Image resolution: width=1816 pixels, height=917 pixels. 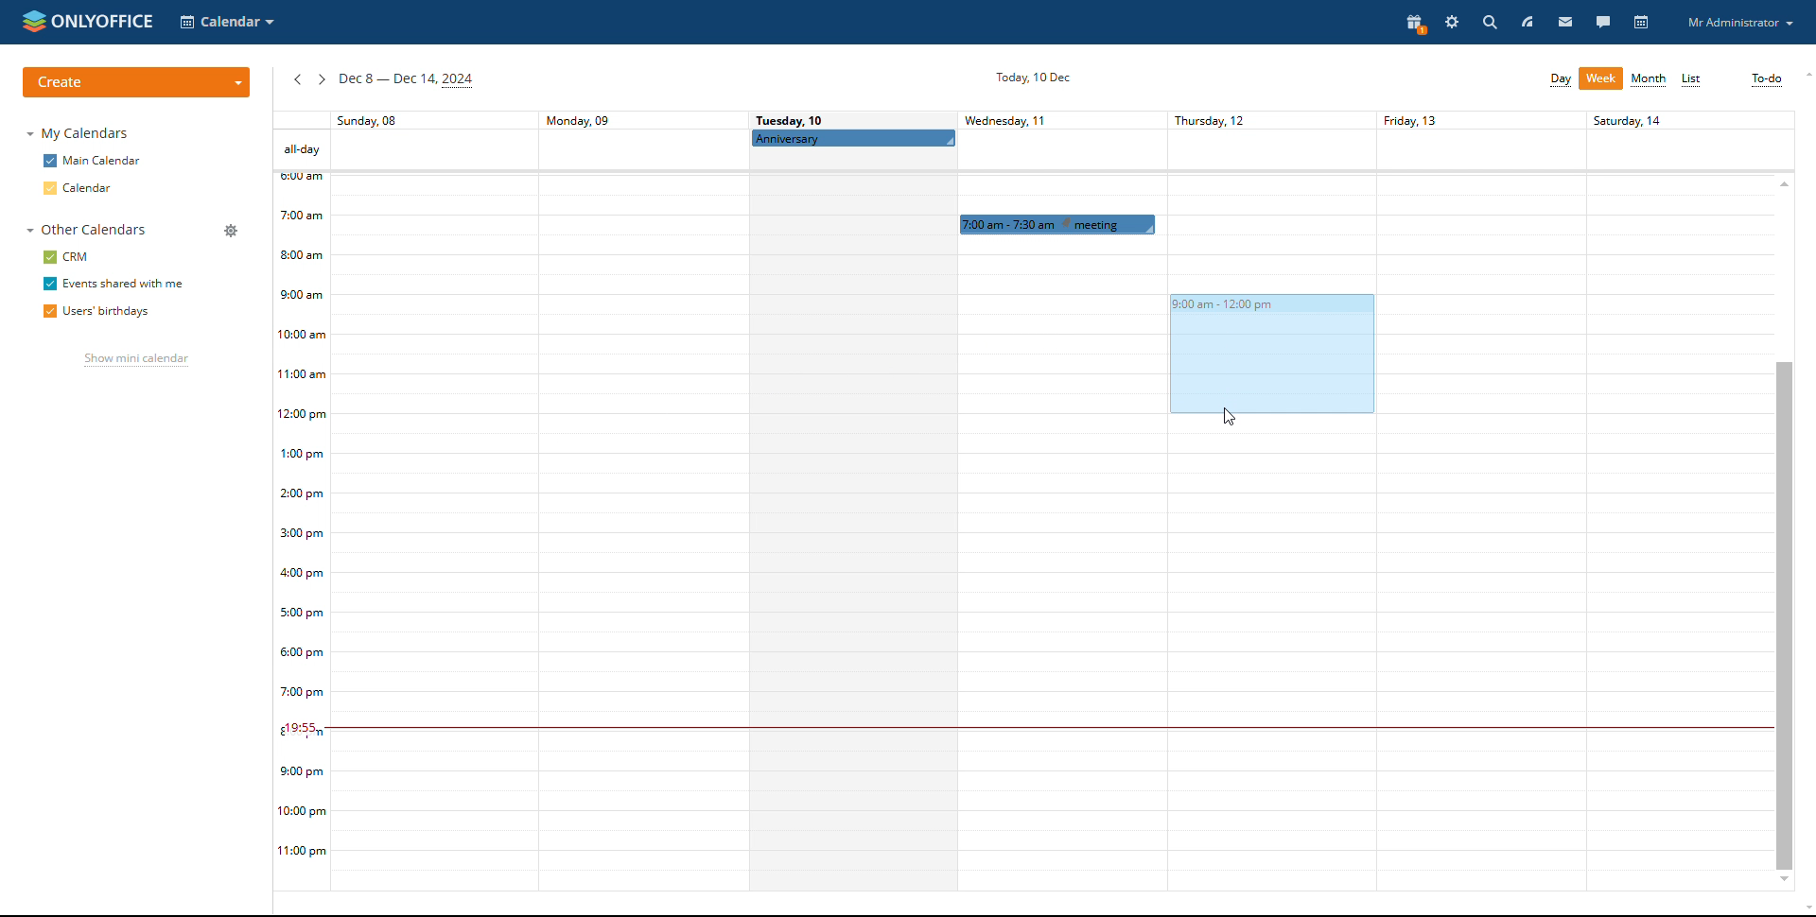 I want to click on checkbox, so click(x=46, y=311).